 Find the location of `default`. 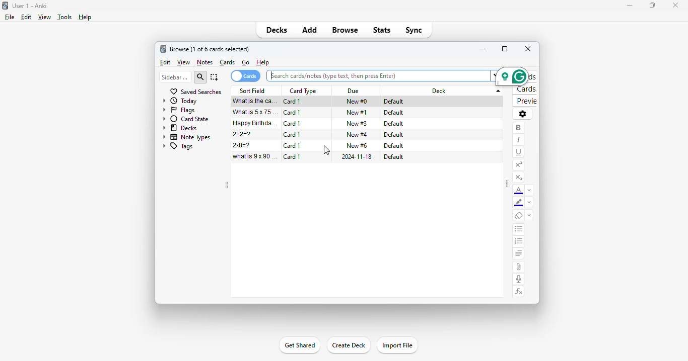

default is located at coordinates (393, 113).